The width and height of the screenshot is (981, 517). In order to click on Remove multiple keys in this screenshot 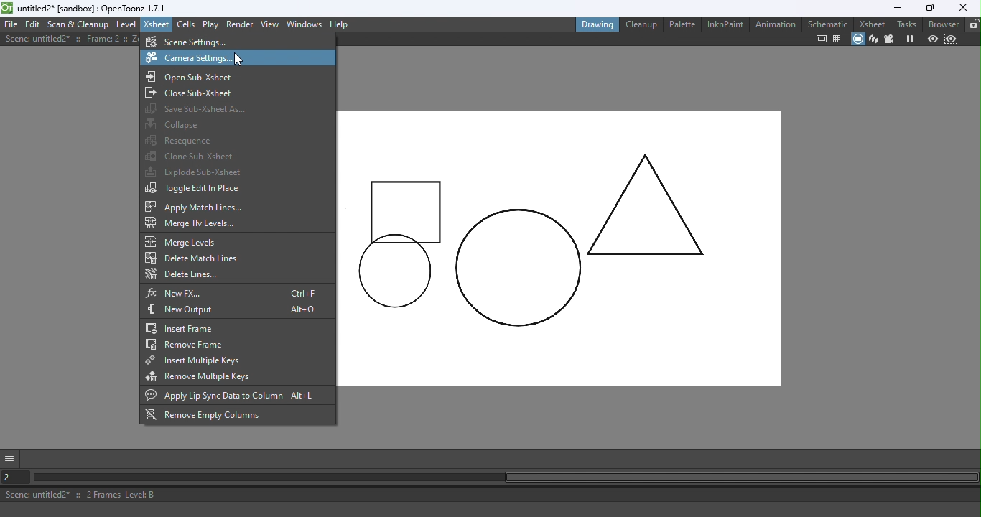, I will do `click(202, 378)`.